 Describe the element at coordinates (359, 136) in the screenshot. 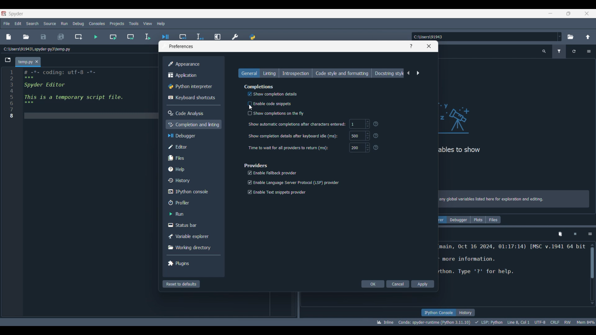

I see `500` at that location.